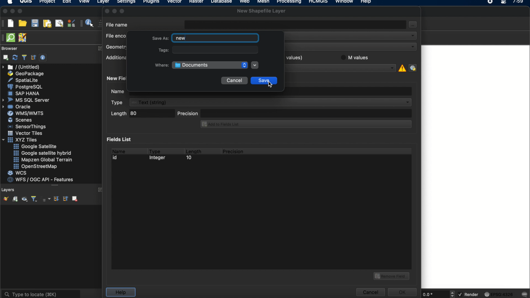  Describe the element at coordinates (101, 190) in the screenshot. I see `expand` at that location.